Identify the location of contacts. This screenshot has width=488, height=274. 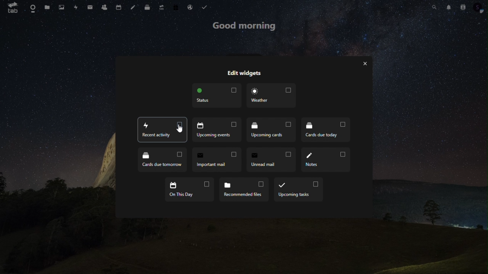
(462, 8).